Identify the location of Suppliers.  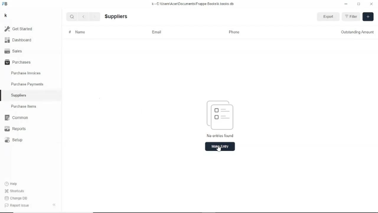
(116, 16).